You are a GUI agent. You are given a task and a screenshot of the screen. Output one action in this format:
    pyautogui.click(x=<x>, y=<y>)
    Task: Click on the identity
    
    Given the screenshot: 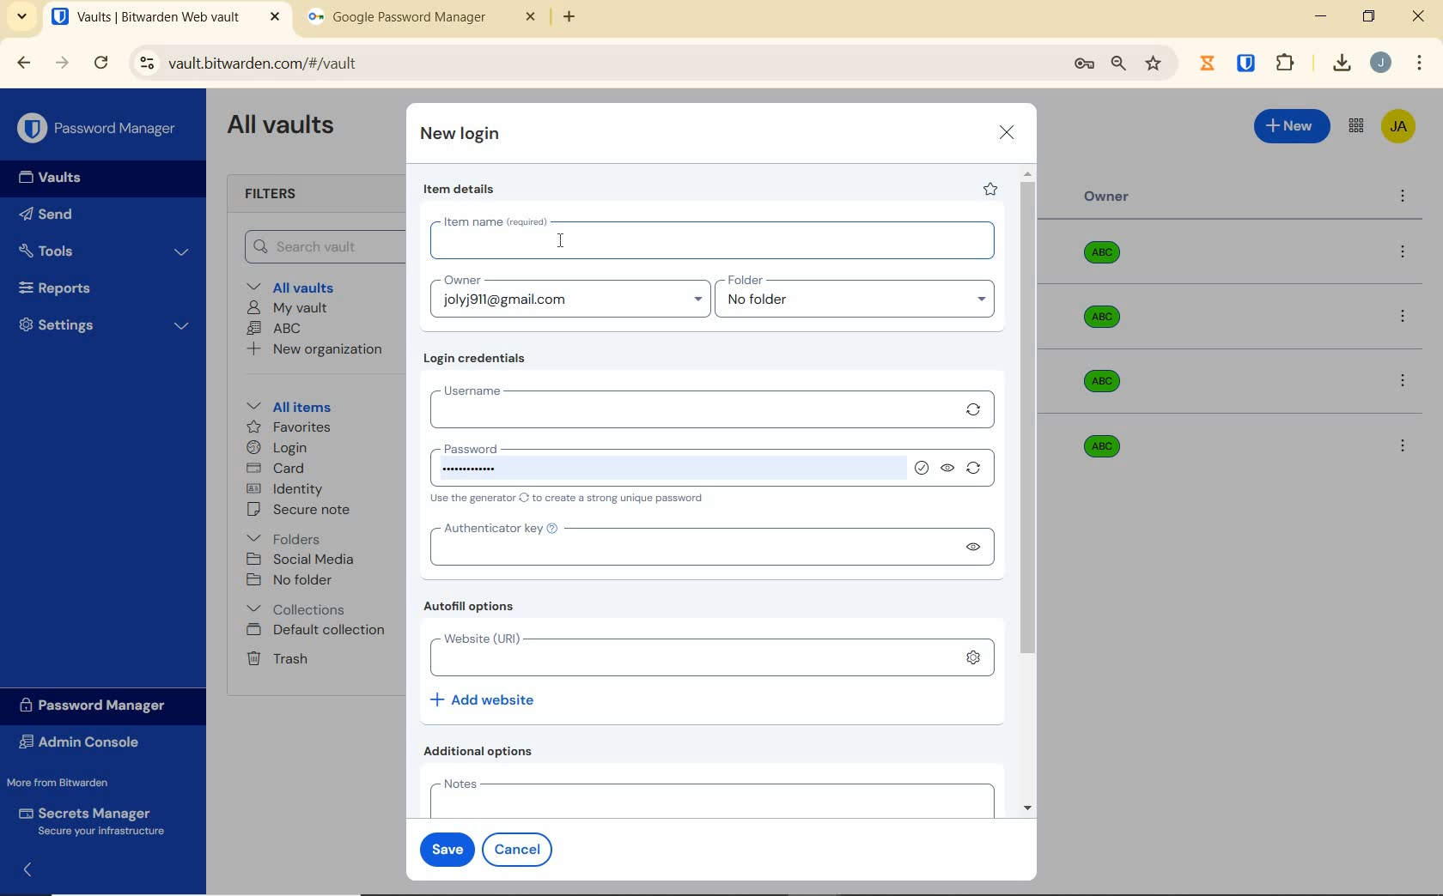 What is the action you would take?
    pyautogui.click(x=285, y=489)
    